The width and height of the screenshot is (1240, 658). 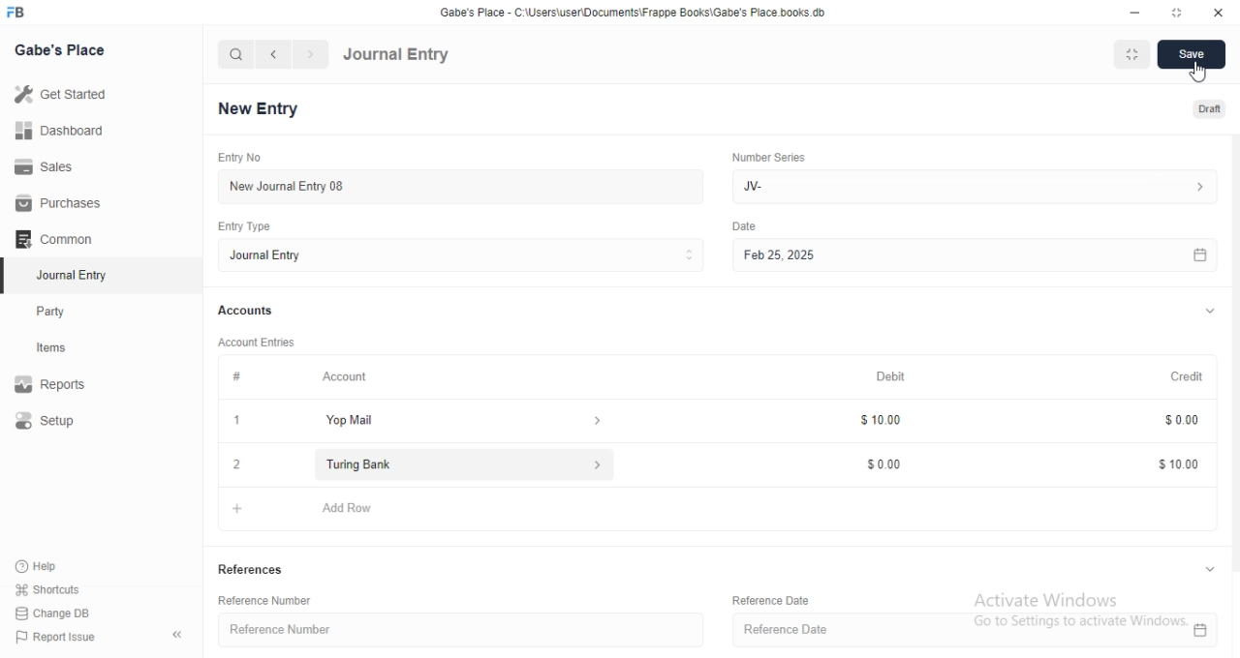 I want to click on Help, so click(x=61, y=565).